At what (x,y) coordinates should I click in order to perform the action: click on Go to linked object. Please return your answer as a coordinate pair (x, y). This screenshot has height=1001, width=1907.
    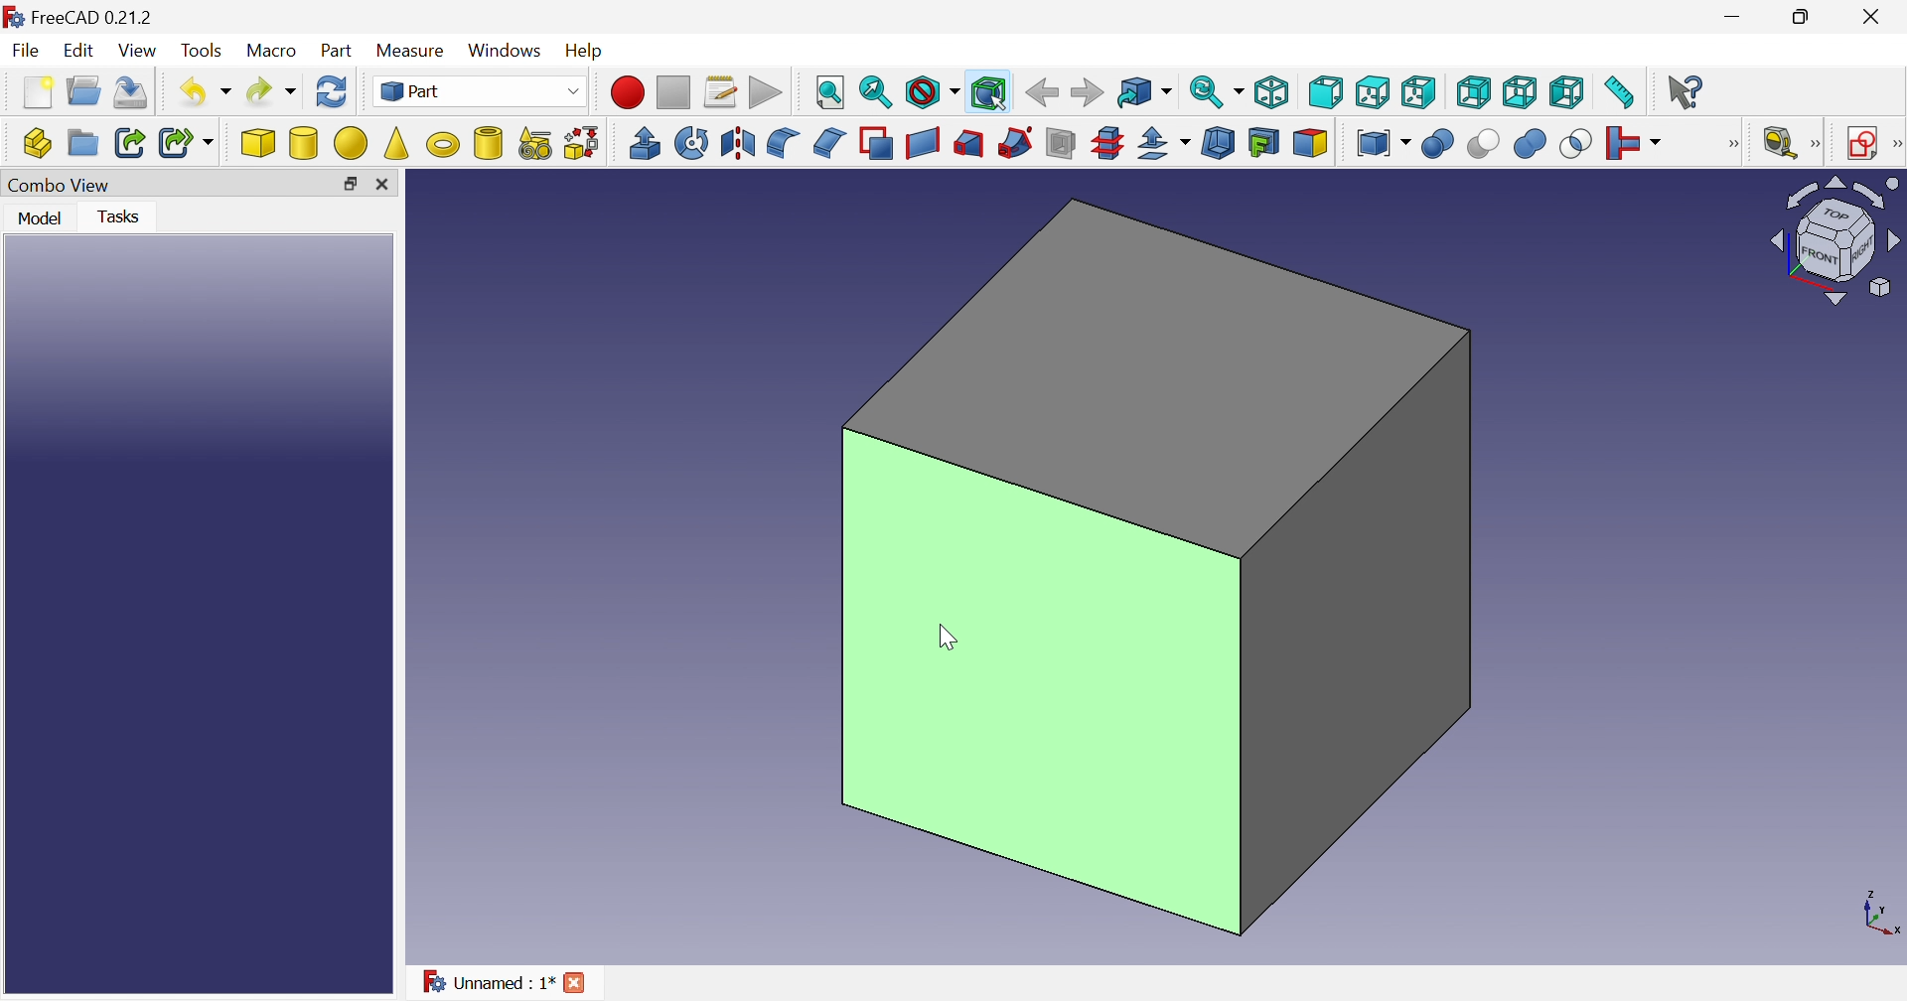
    Looking at the image, I should click on (1144, 93).